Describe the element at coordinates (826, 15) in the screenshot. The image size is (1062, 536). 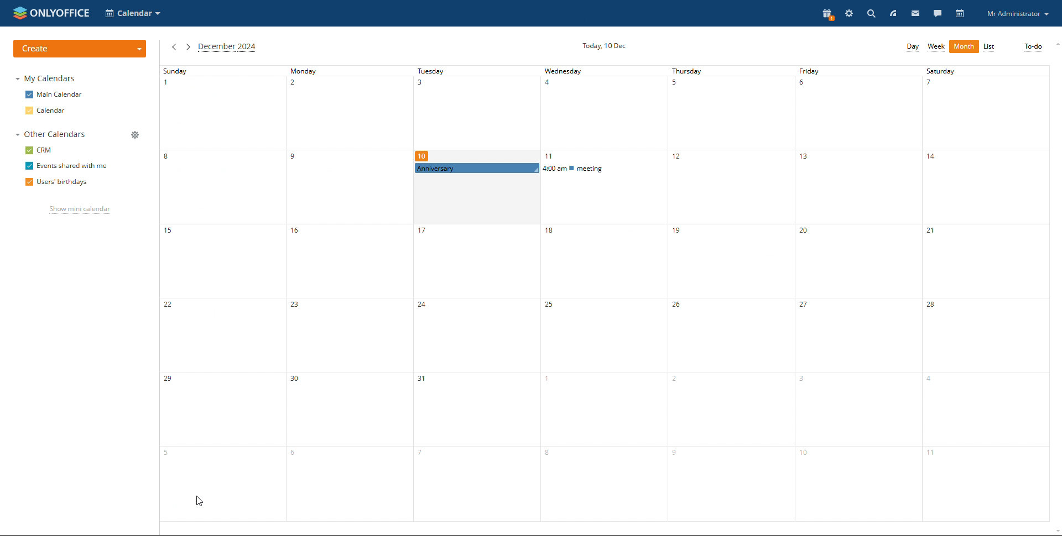
I see `present` at that location.